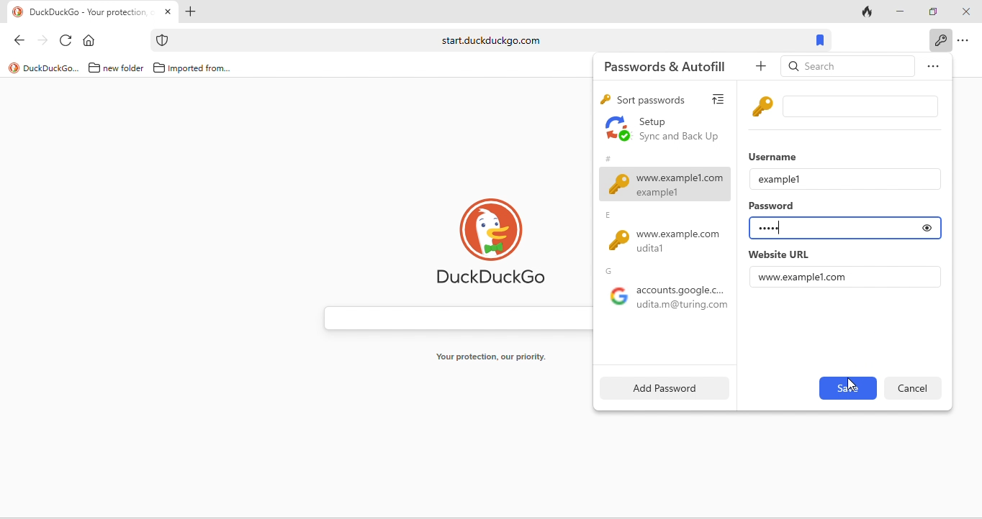 Image resolution: width=982 pixels, height=519 pixels. I want to click on folder icon, so click(94, 68).